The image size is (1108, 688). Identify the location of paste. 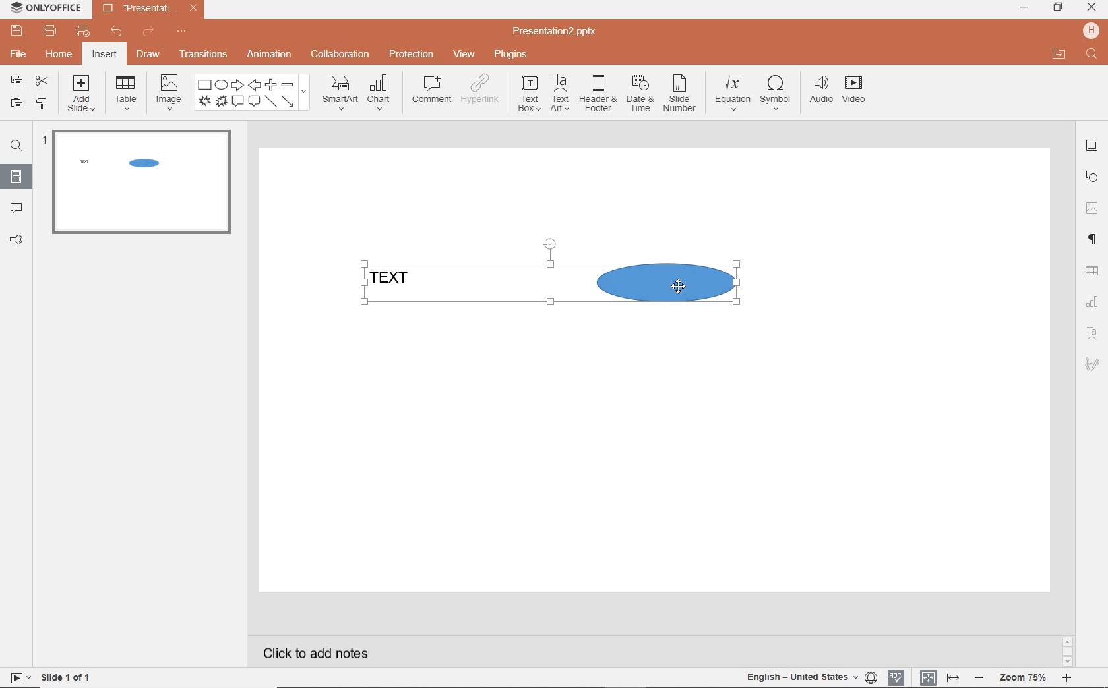
(16, 105).